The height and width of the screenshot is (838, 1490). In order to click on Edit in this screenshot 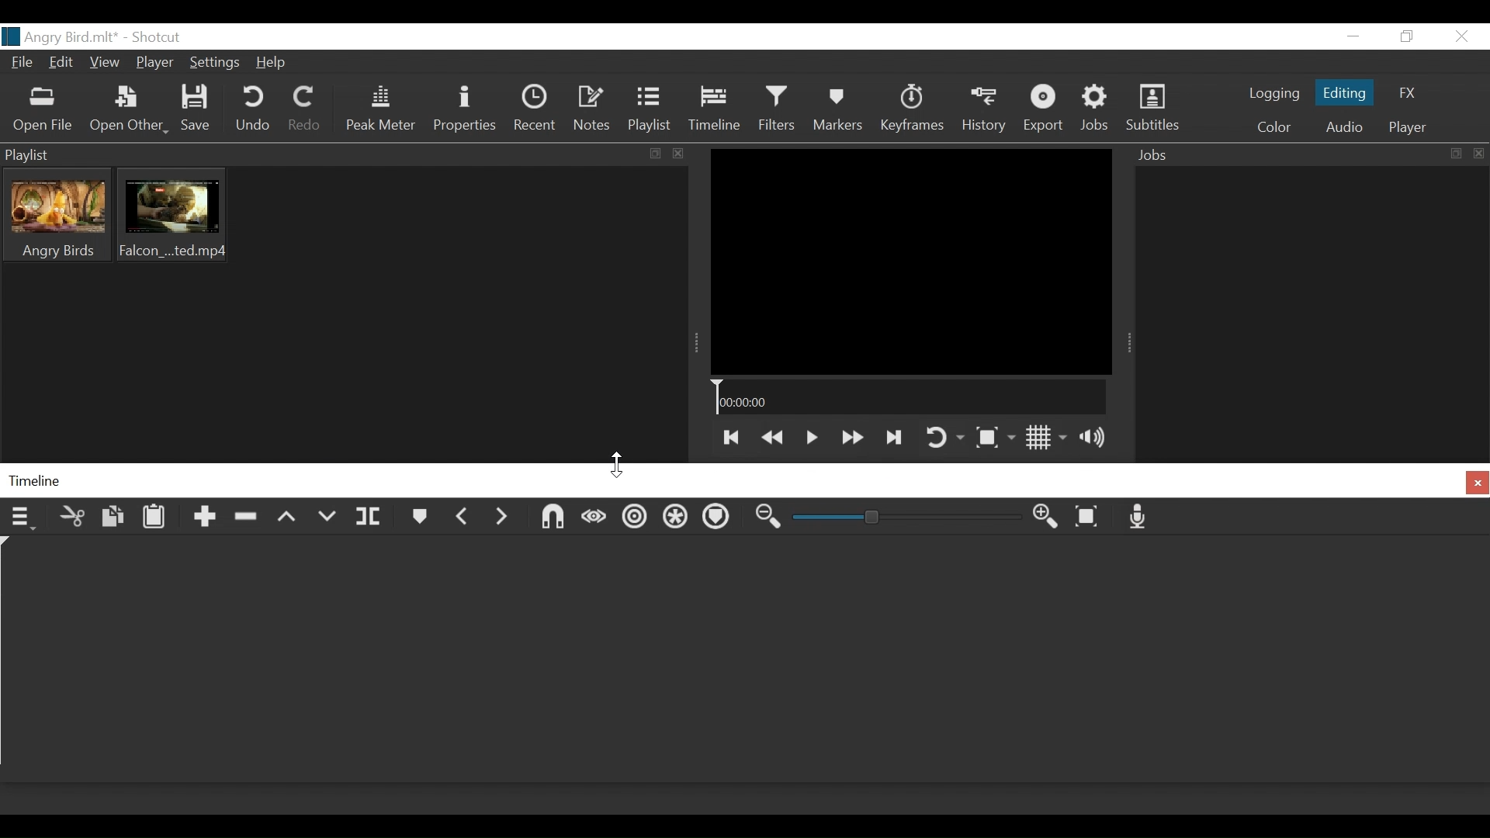, I will do `click(63, 63)`.